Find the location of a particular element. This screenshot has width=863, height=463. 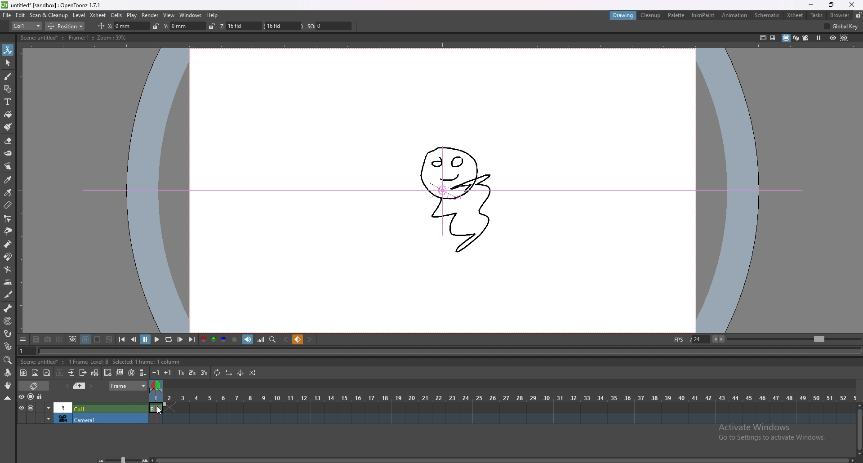

animation is located at coordinates (734, 15).